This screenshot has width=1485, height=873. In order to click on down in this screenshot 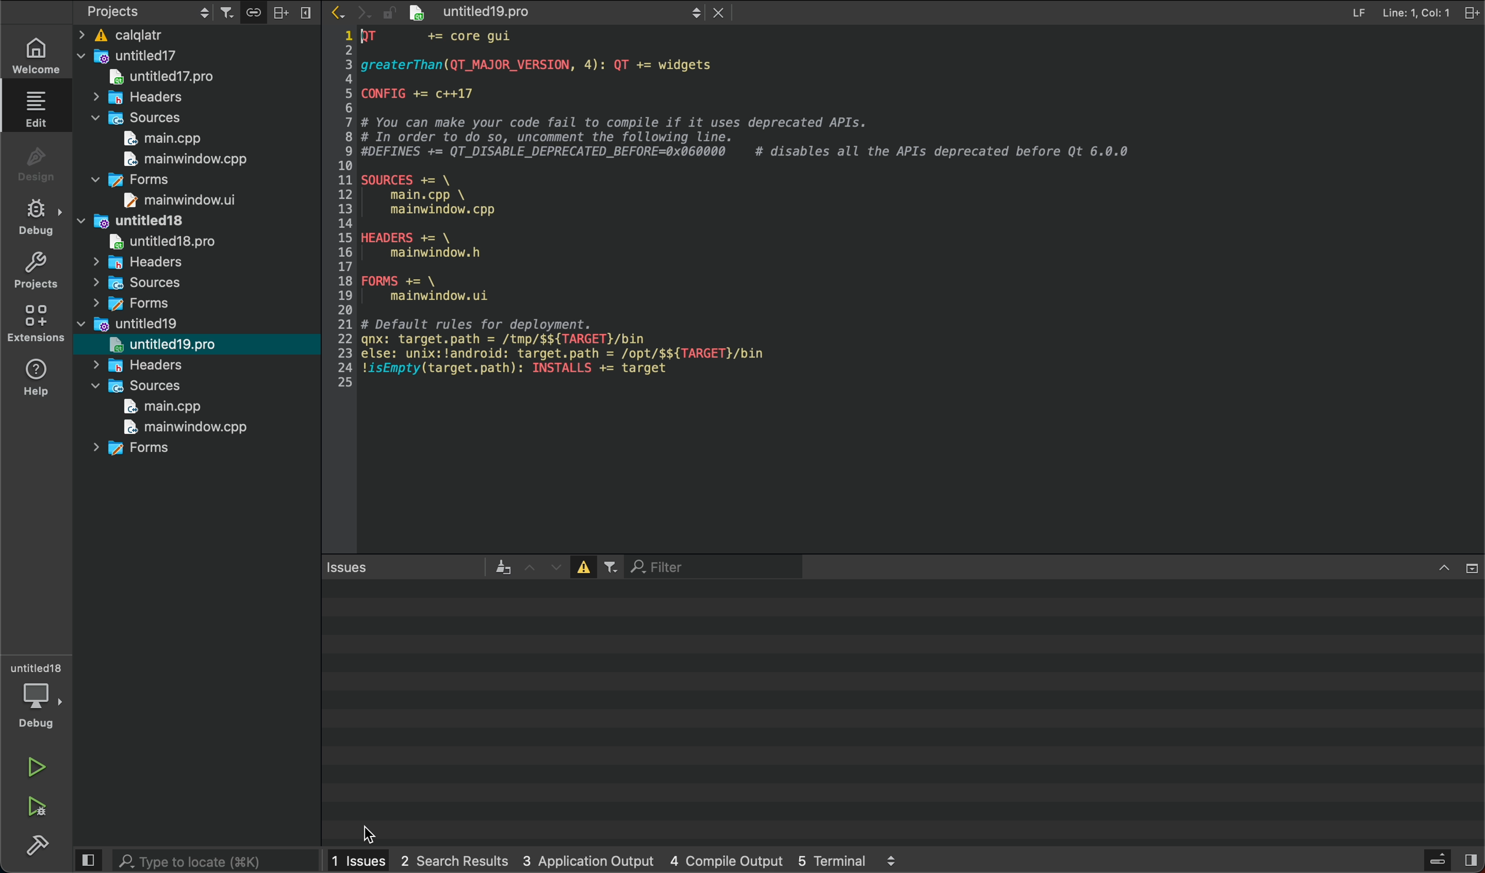, I will do `click(552, 567)`.